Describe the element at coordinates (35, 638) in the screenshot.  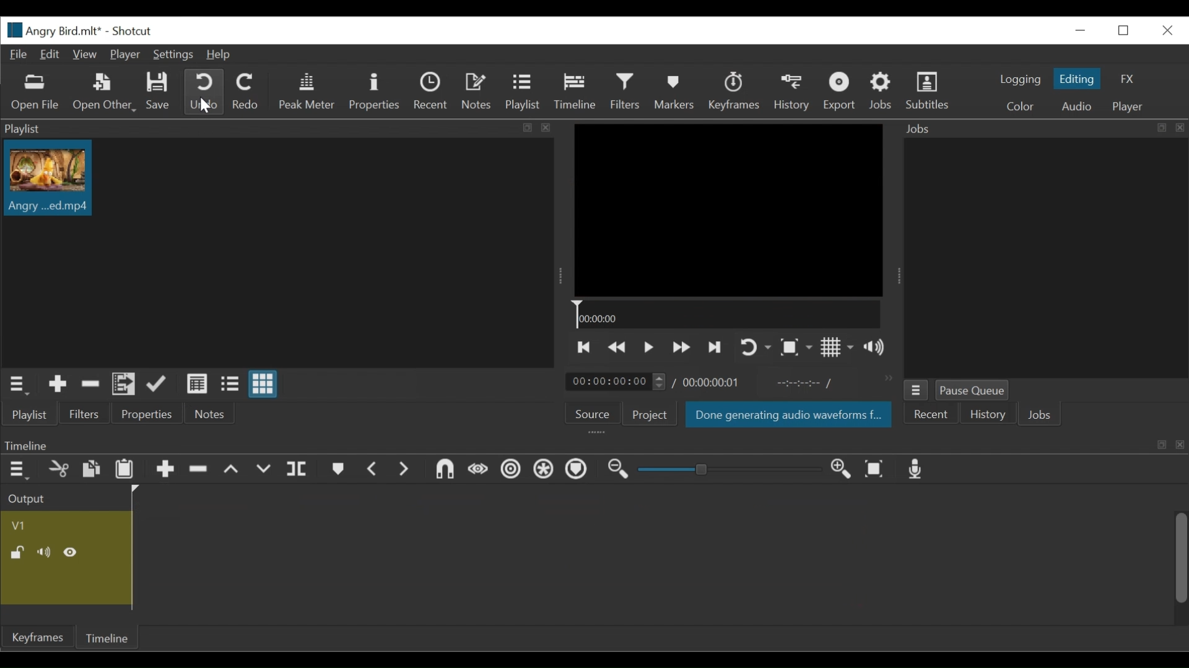
I see `Keyframe` at that location.